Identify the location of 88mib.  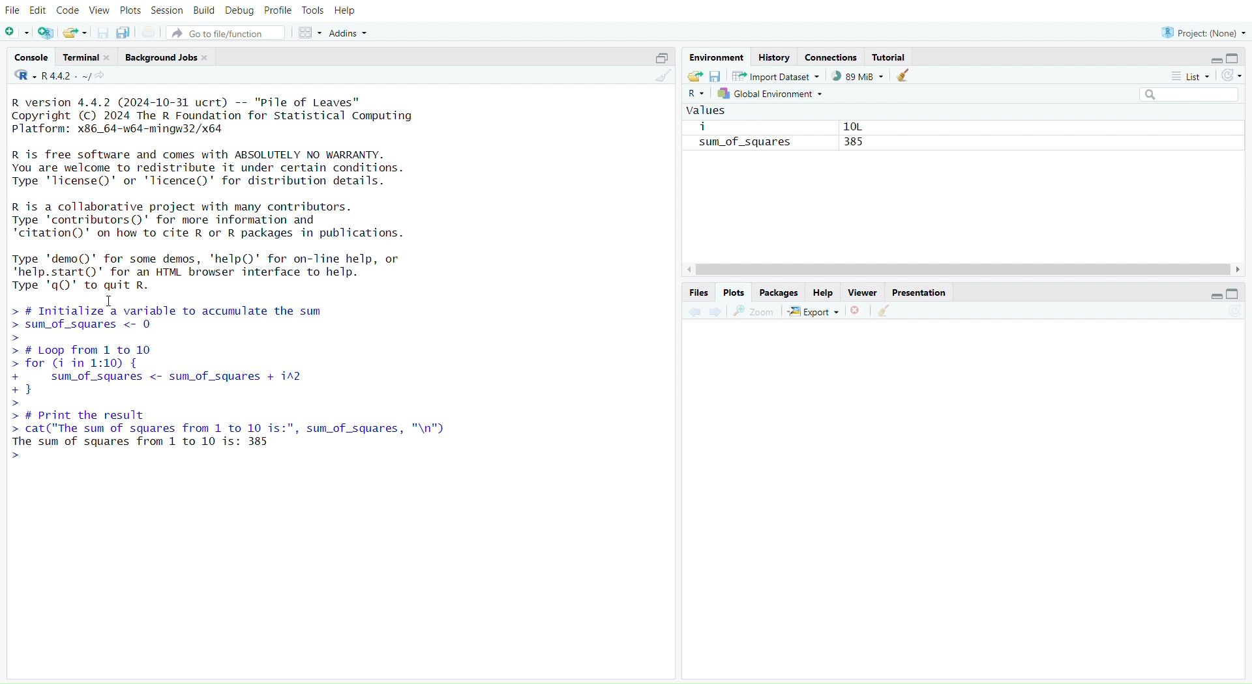
(859, 76).